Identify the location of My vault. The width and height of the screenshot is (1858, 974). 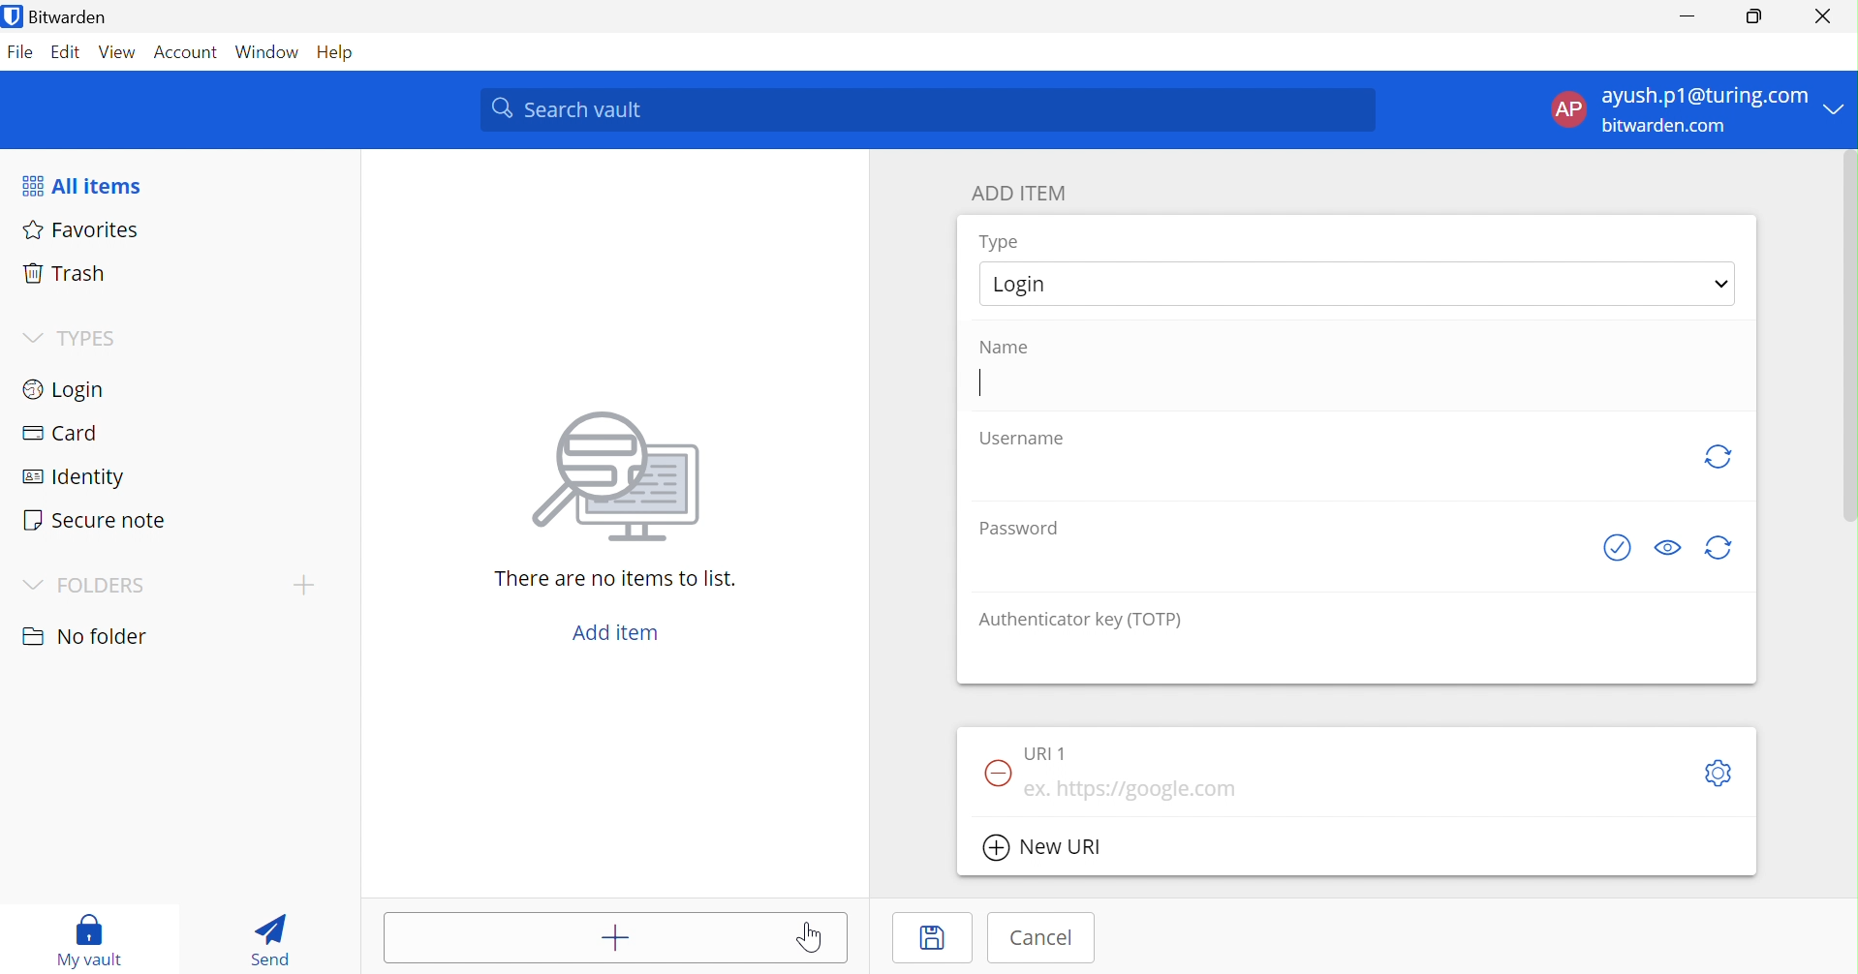
(95, 941).